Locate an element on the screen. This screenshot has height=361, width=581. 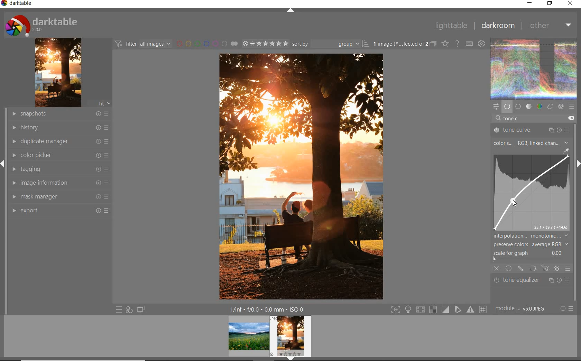
quick access panel is located at coordinates (496, 106).